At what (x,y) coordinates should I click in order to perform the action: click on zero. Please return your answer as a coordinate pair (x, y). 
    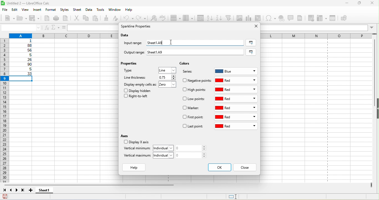
    Looking at the image, I should click on (169, 85).